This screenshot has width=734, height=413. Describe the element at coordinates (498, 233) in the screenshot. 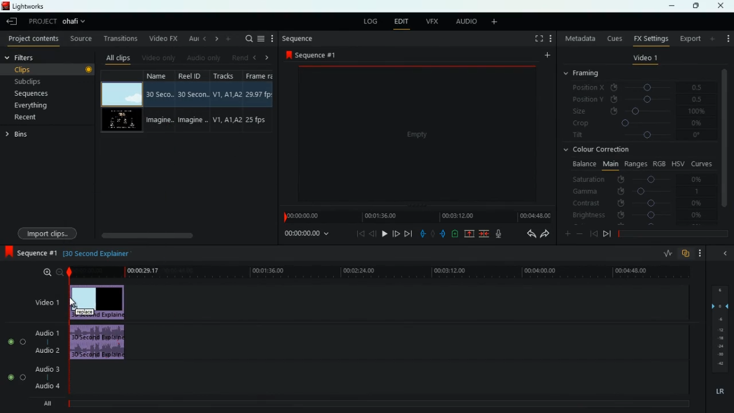

I see `mic` at that location.